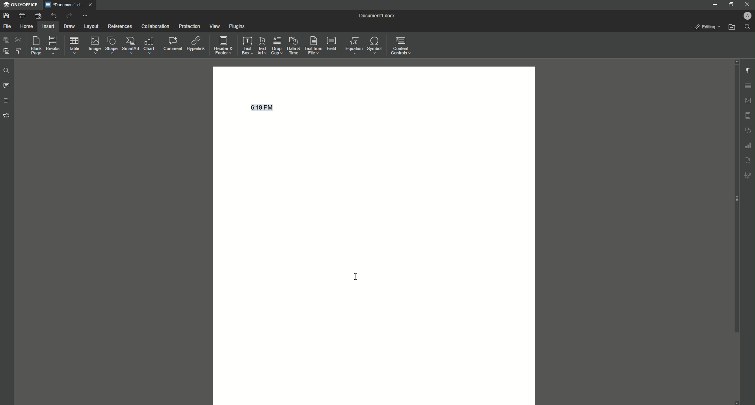 The image size is (755, 405). Describe the element at coordinates (236, 26) in the screenshot. I see `Plugins` at that location.